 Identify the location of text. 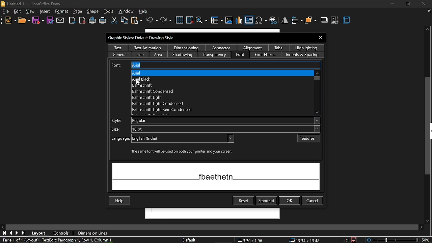
(117, 48).